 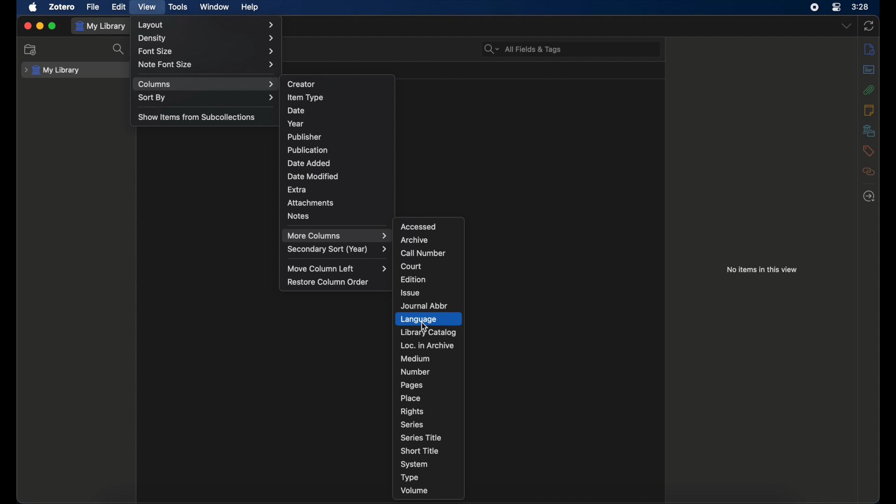 I want to click on publisher, so click(x=305, y=137).